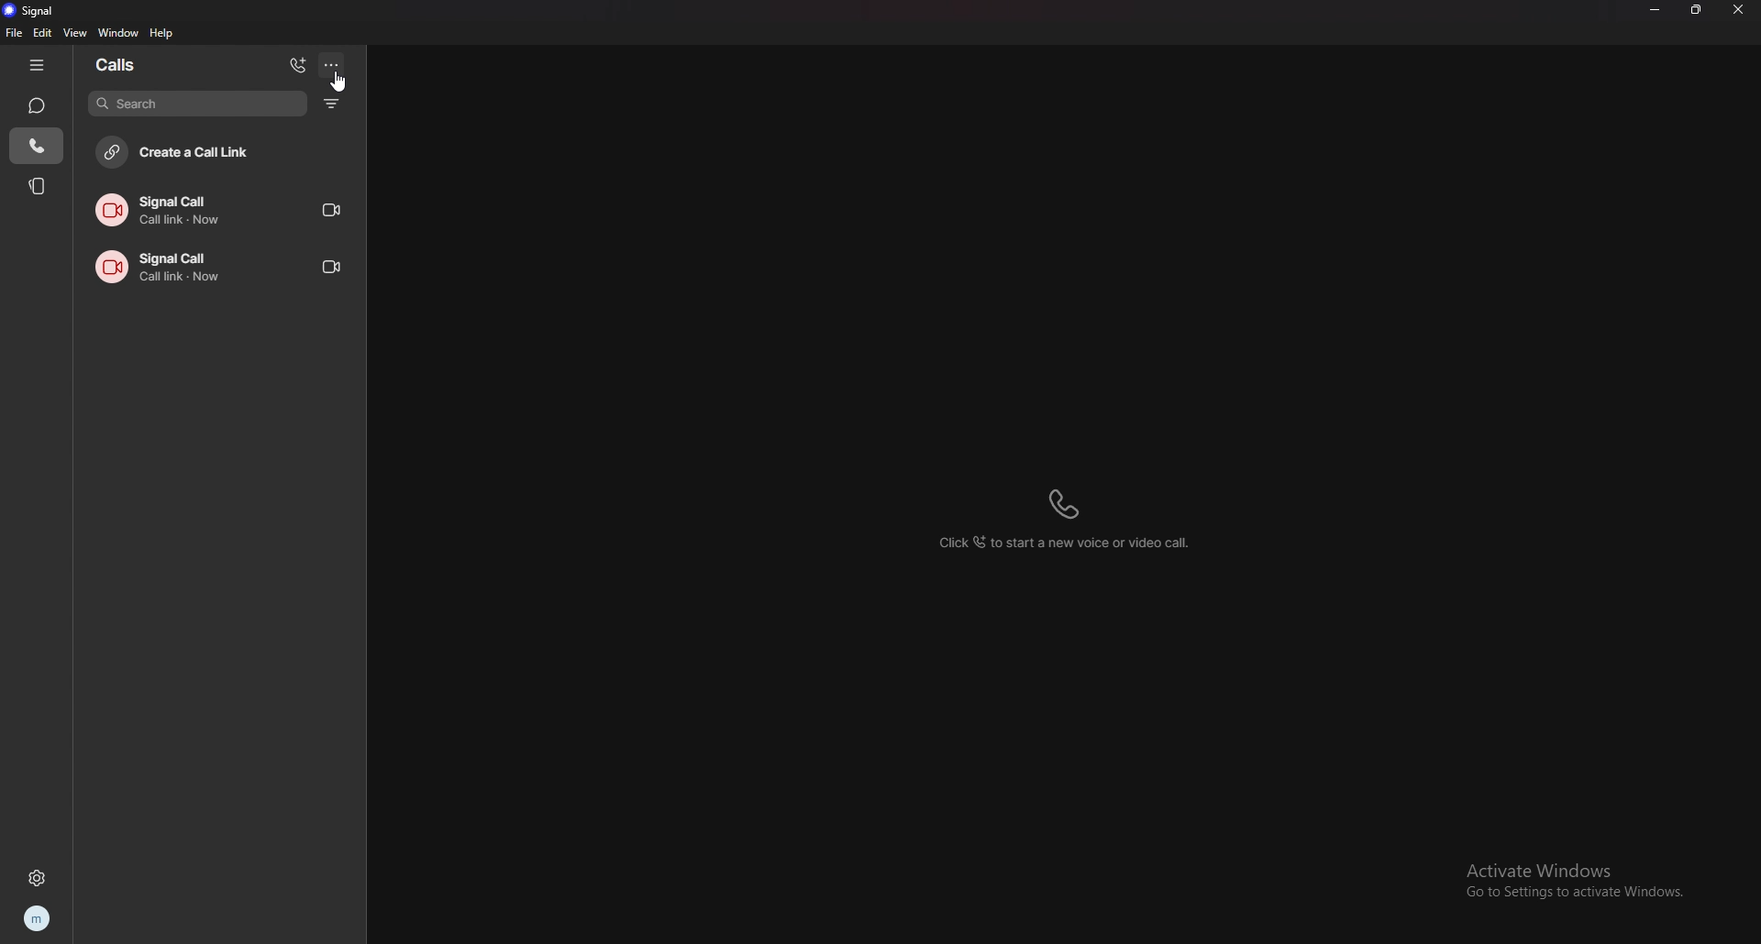 The image size is (1761, 944). I want to click on options, so click(333, 65).